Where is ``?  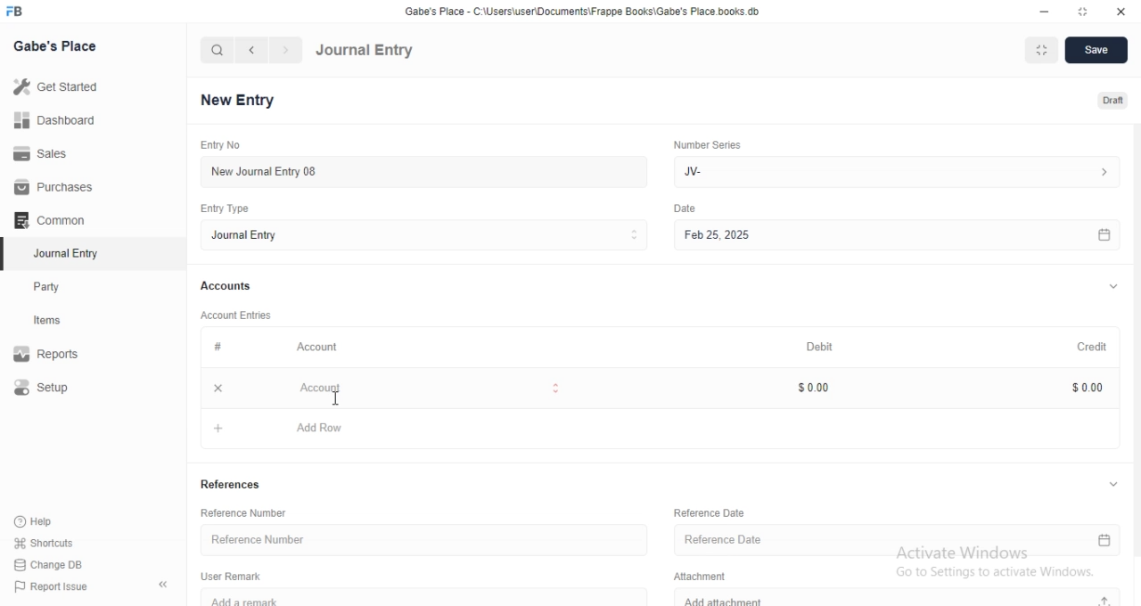
 is located at coordinates (685, 209).